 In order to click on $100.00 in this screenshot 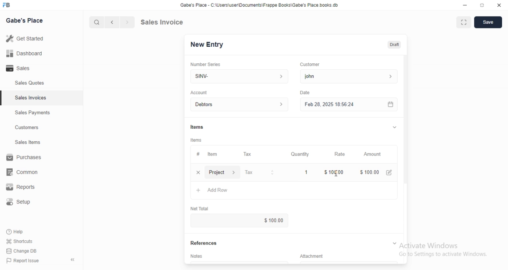, I will do `click(334, 172)`.